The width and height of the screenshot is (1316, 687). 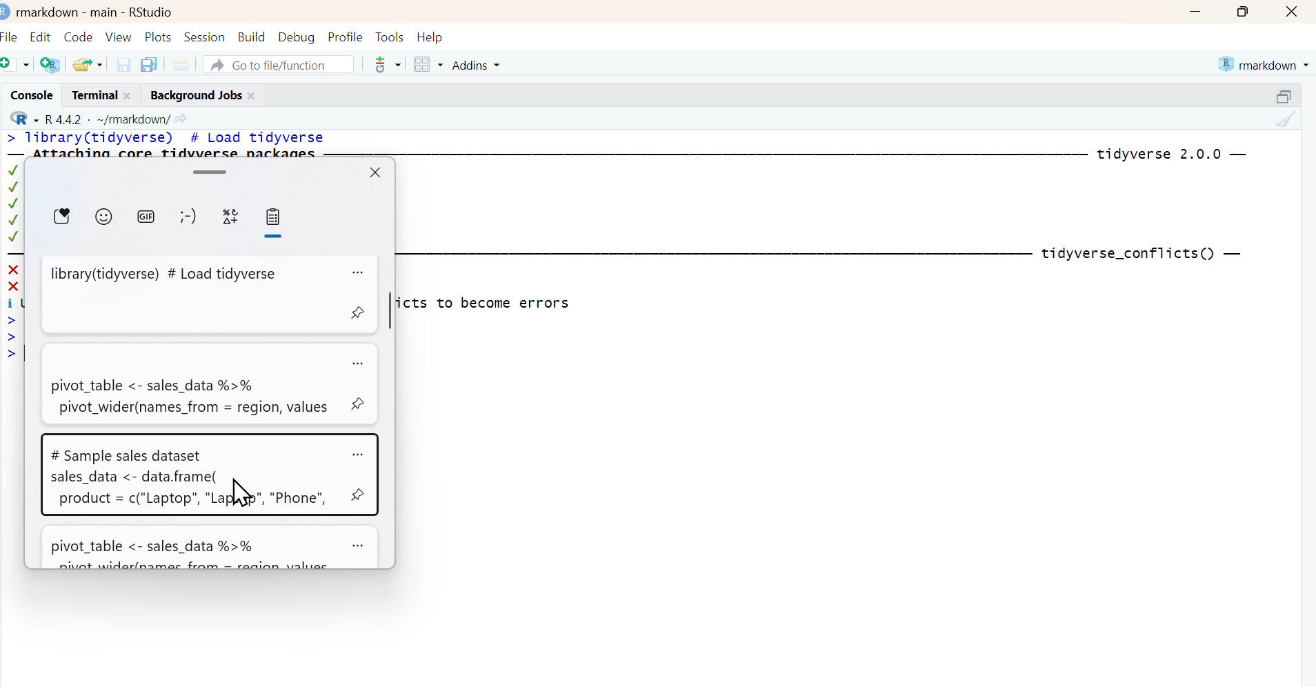 What do you see at coordinates (357, 496) in the screenshot?
I see `pin` at bounding box center [357, 496].